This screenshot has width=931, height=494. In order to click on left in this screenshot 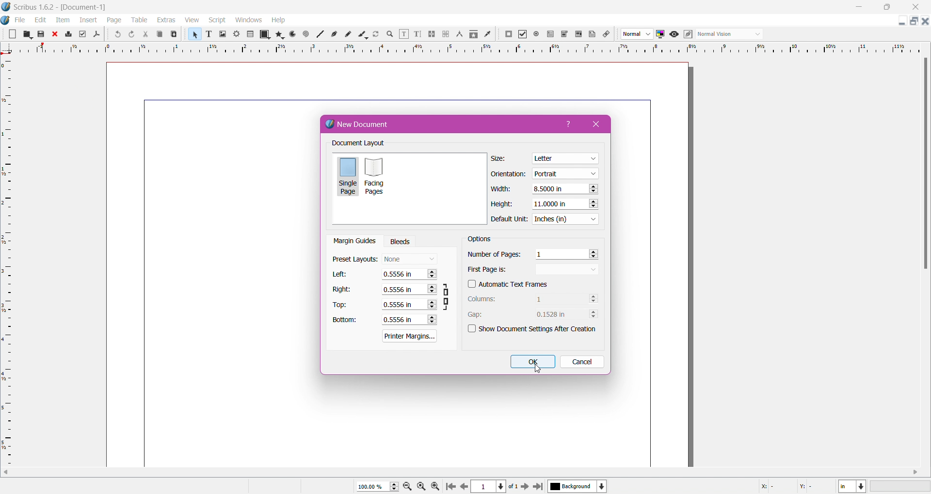, I will do `click(343, 274)`.